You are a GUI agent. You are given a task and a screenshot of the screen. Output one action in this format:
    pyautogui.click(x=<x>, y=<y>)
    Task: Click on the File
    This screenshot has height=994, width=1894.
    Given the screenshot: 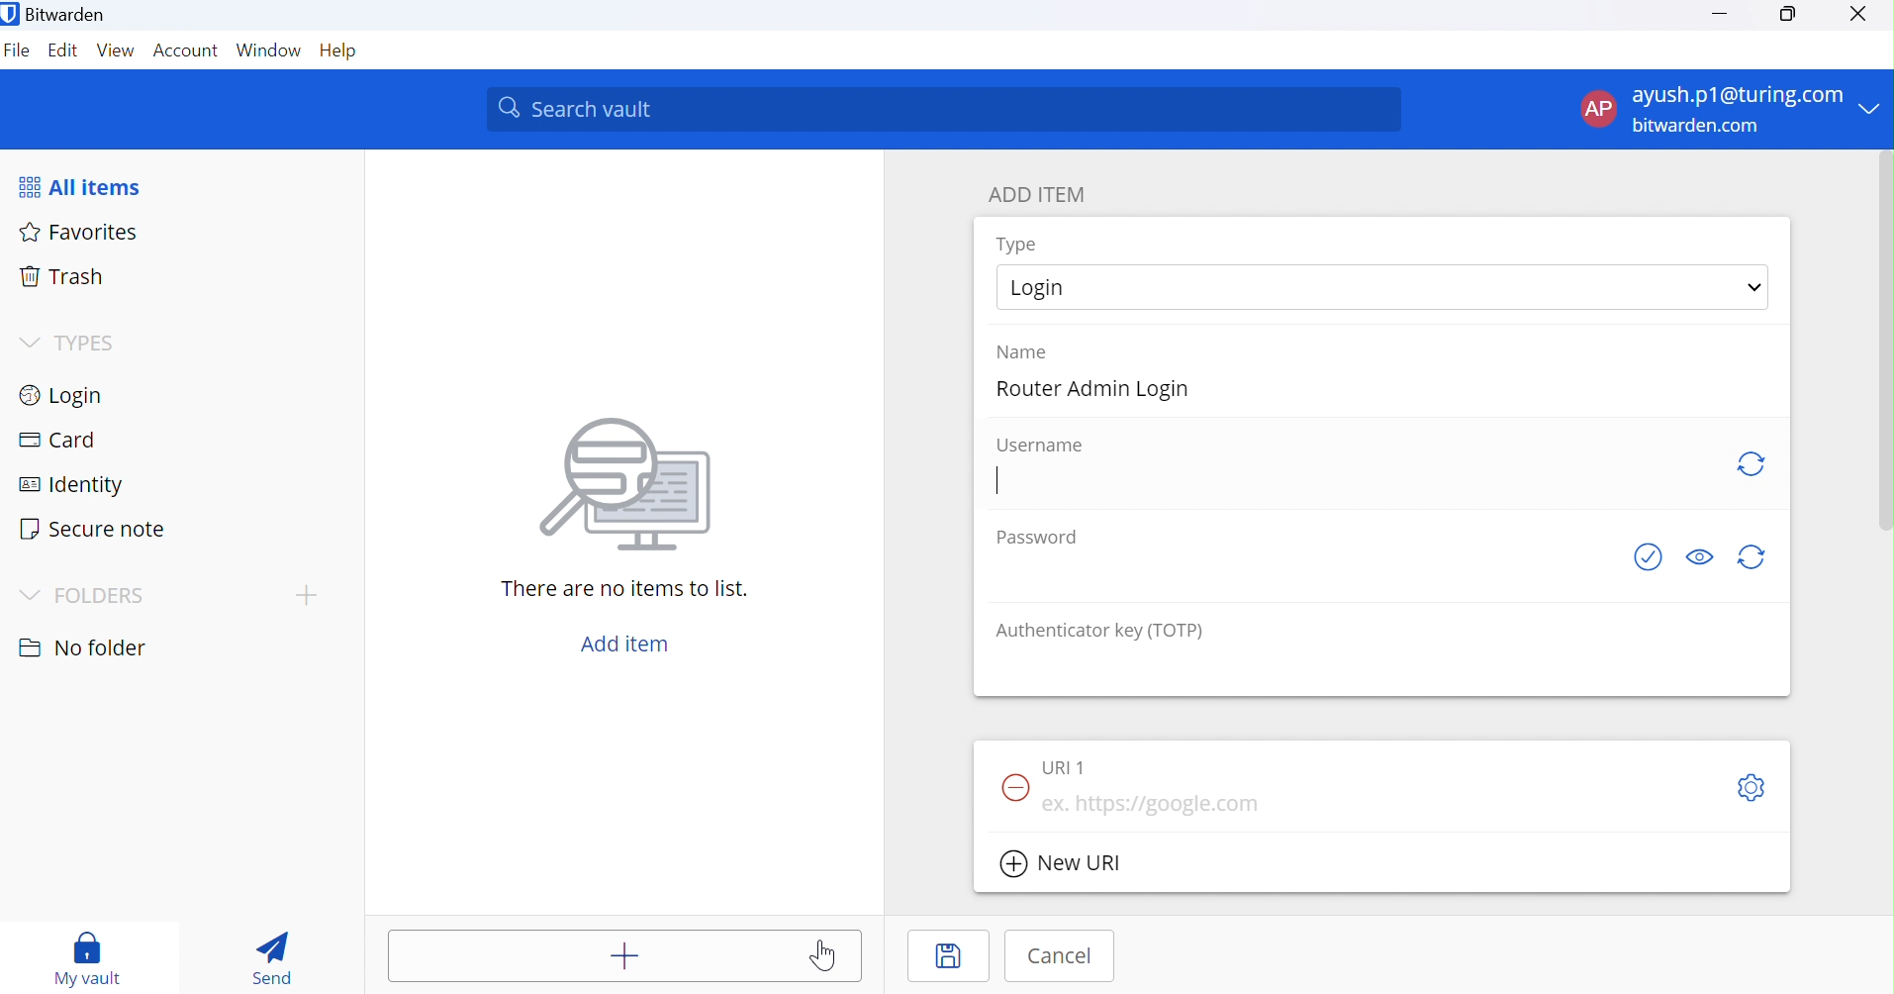 What is the action you would take?
    pyautogui.click(x=18, y=53)
    